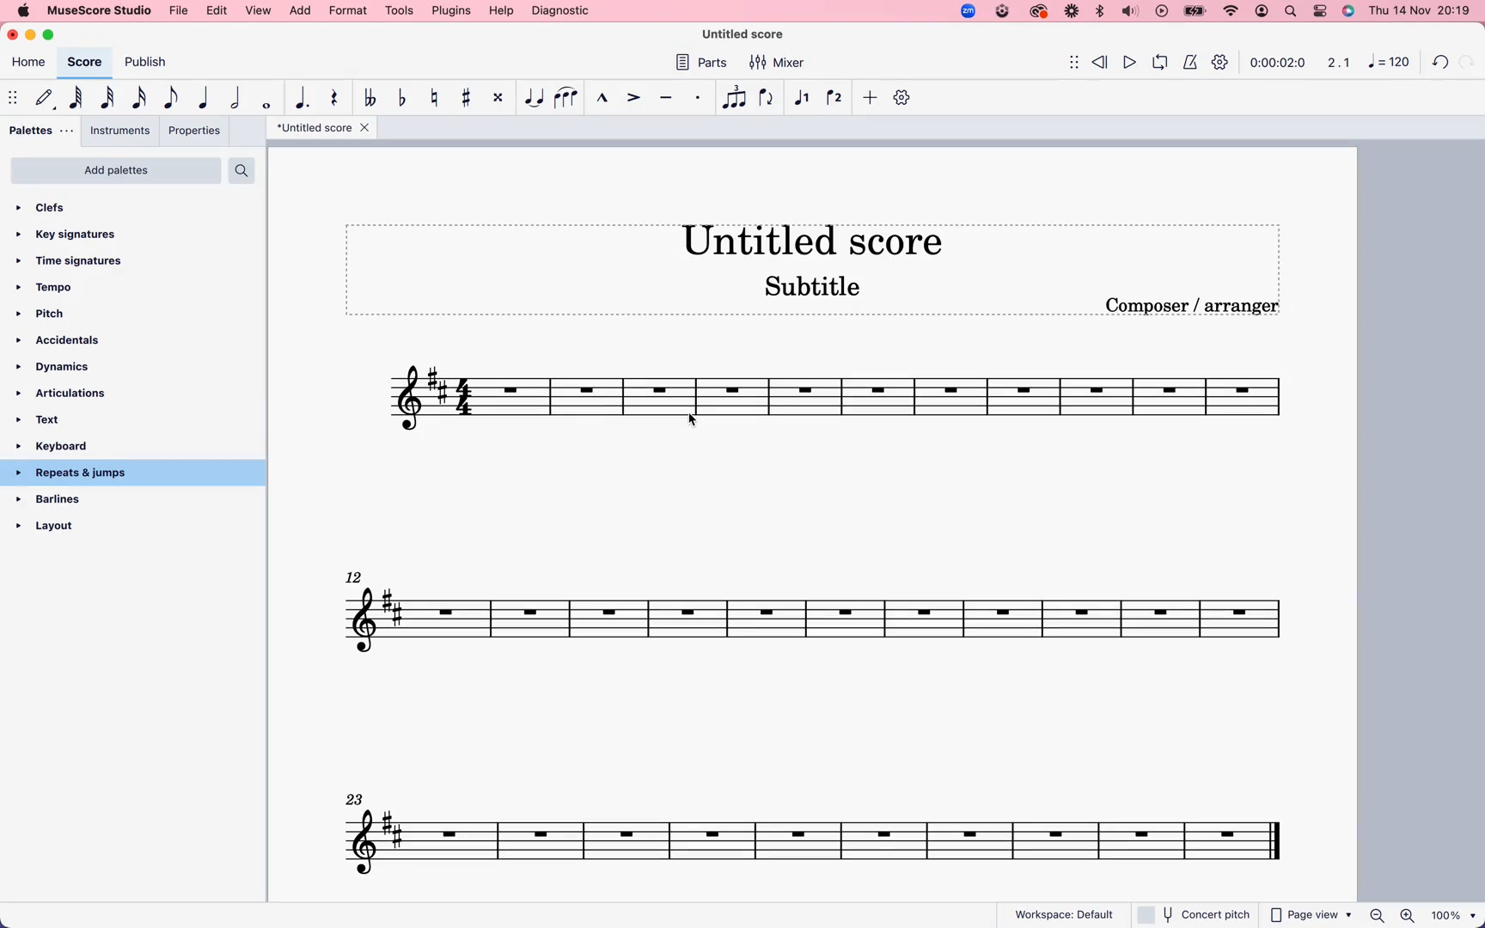 The width and height of the screenshot is (1485, 928). What do you see at coordinates (437, 99) in the screenshot?
I see `toggle natural` at bounding box center [437, 99].